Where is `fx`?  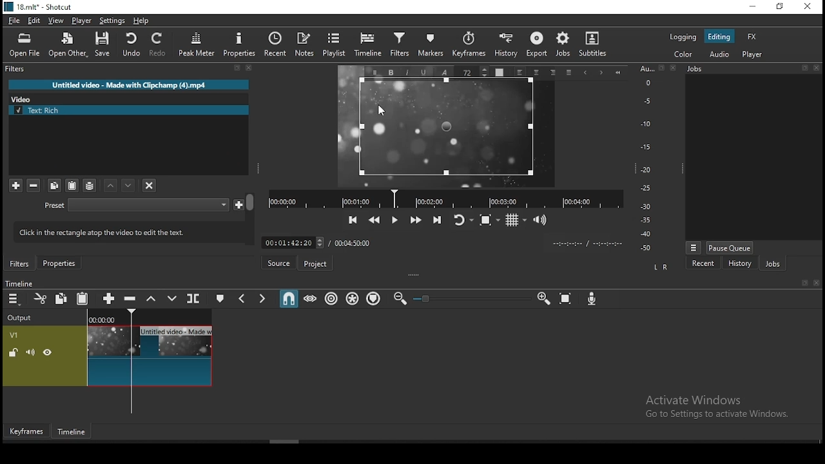
fx is located at coordinates (753, 36).